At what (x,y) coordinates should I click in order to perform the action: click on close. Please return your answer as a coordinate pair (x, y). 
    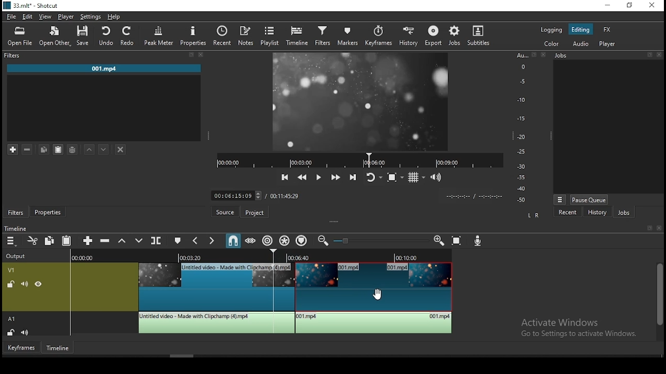
    Looking at the image, I should click on (660, 229).